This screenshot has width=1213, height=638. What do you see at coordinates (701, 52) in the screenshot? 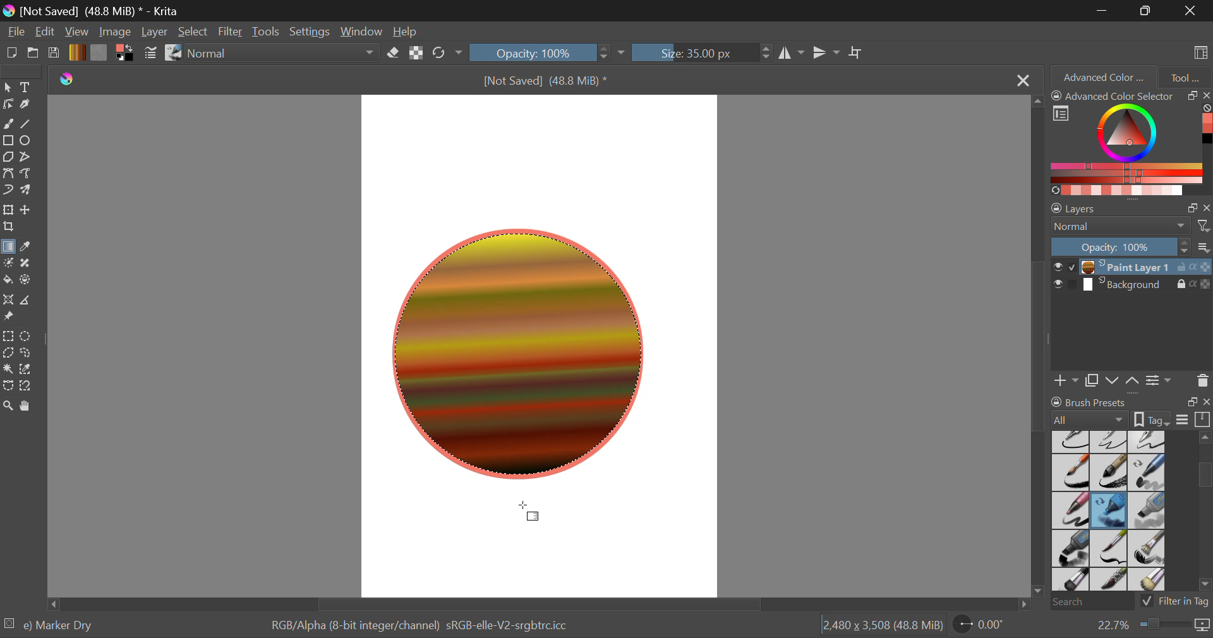
I see `Size :35px` at bounding box center [701, 52].